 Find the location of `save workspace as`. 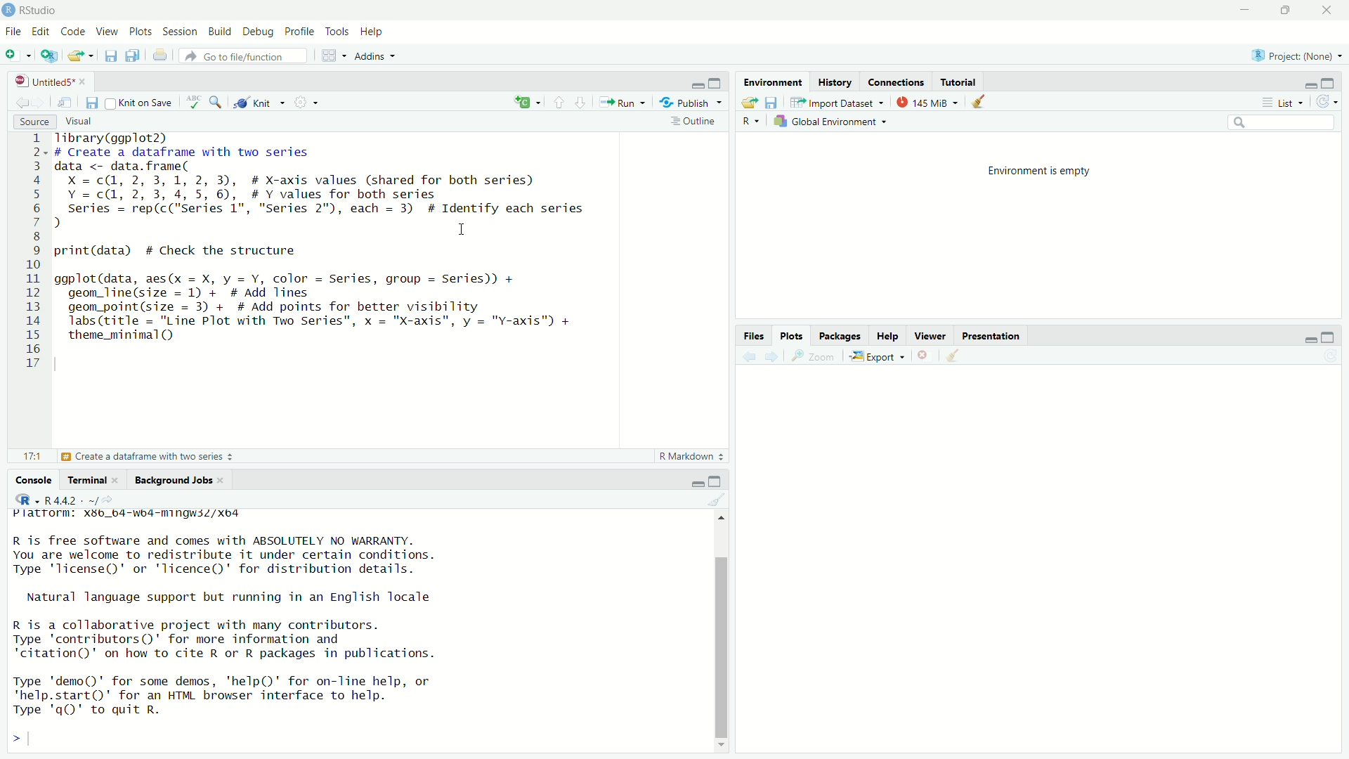

save workspace as is located at coordinates (772, 103).